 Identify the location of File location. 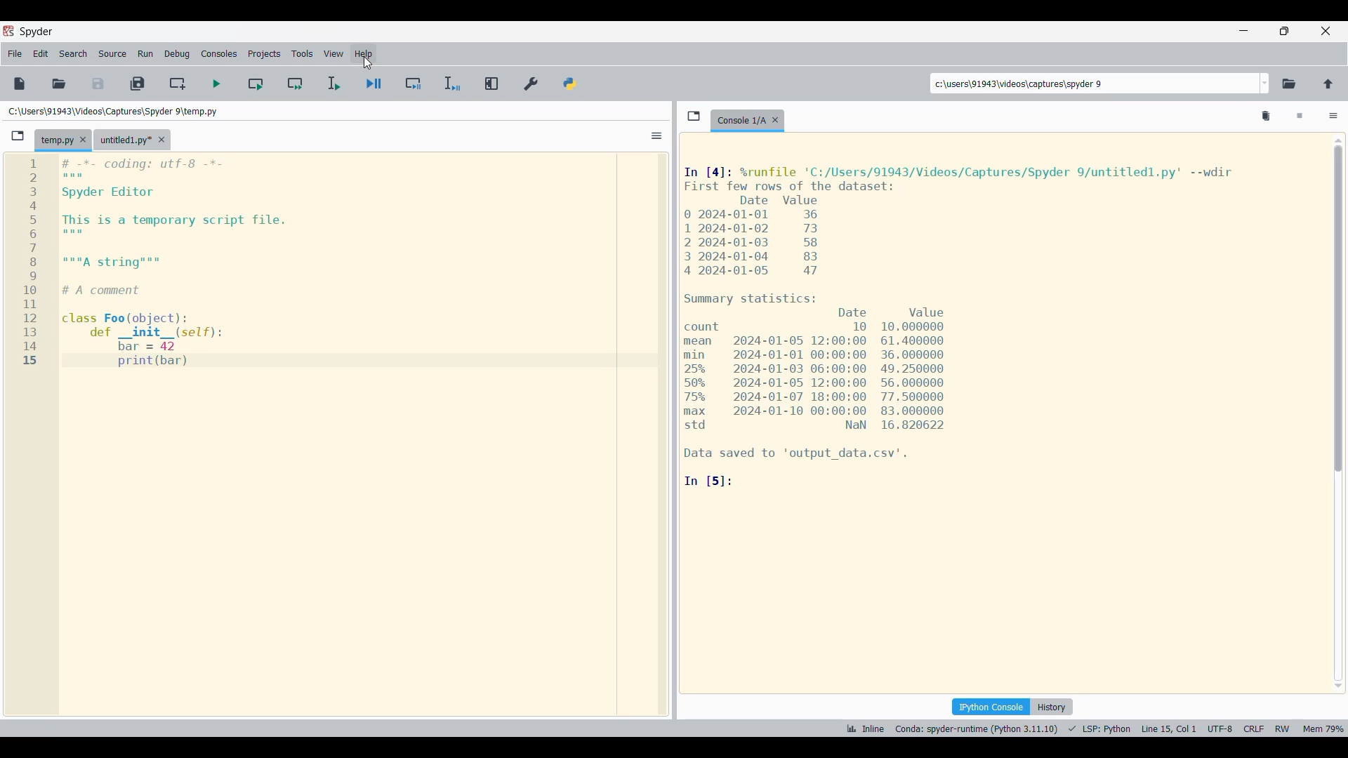
(114, 111).